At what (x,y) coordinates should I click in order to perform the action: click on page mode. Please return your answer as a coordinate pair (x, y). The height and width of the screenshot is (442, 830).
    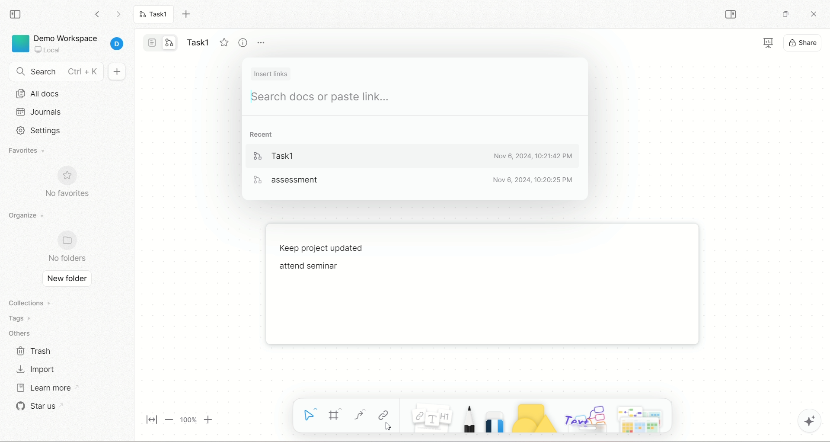
    Looking at the image, I should click on (152, 42).